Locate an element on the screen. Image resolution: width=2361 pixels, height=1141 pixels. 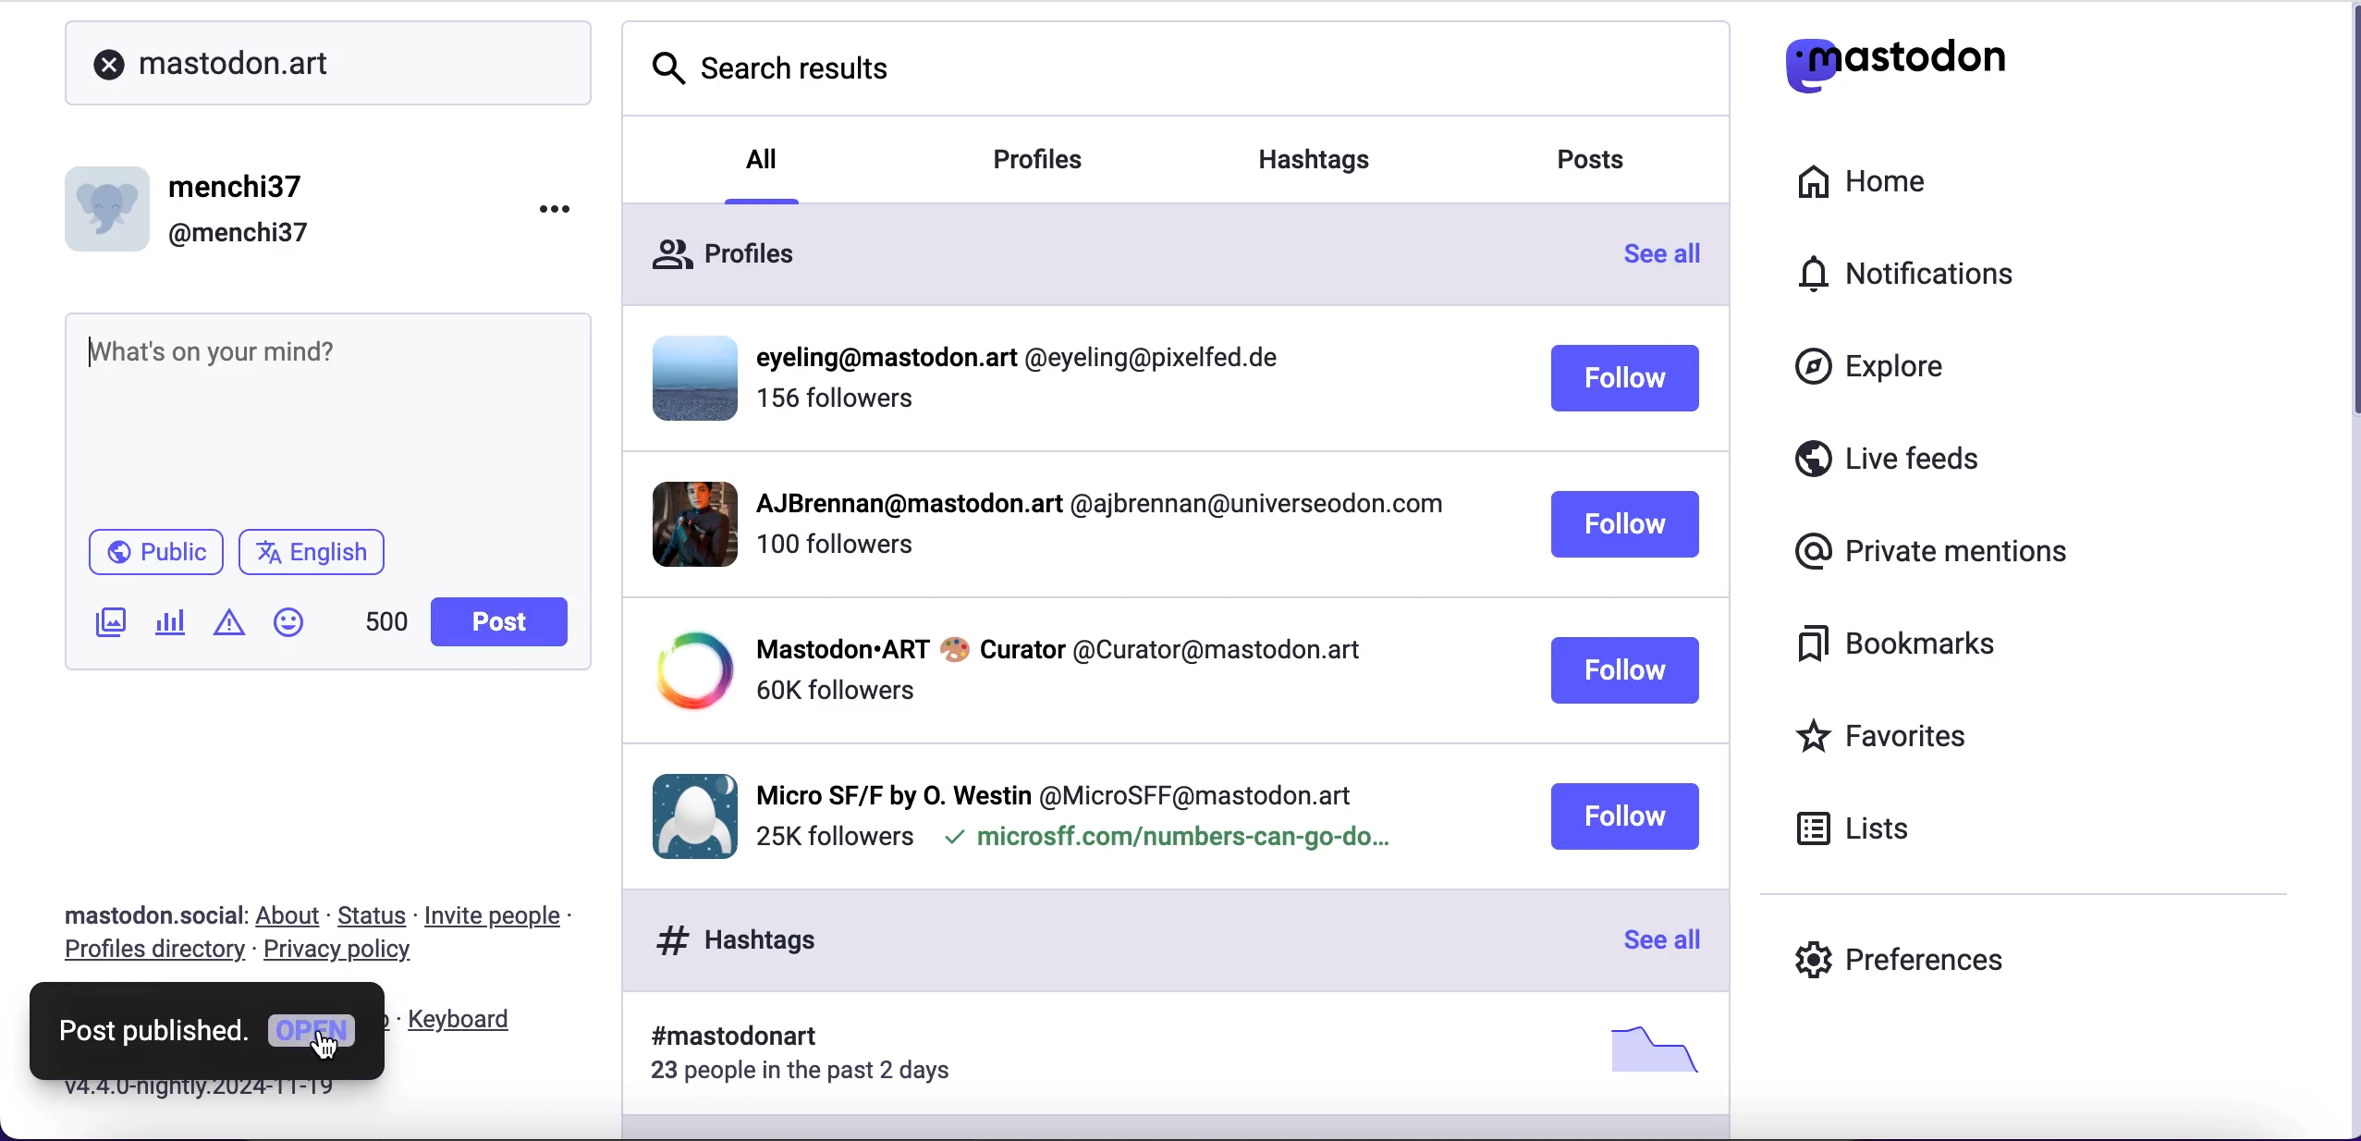
user profile is located at coordinates (1081, 807).